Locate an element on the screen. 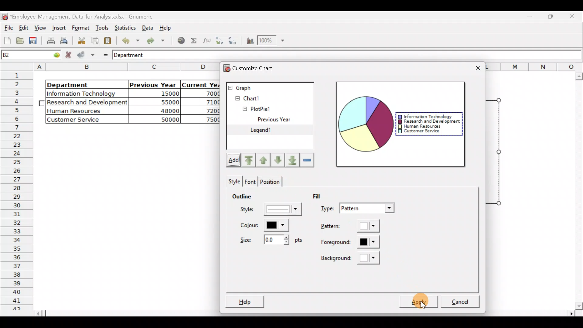 The image size is (583, 328). Scroll bar is located at coordinates (577, 191).